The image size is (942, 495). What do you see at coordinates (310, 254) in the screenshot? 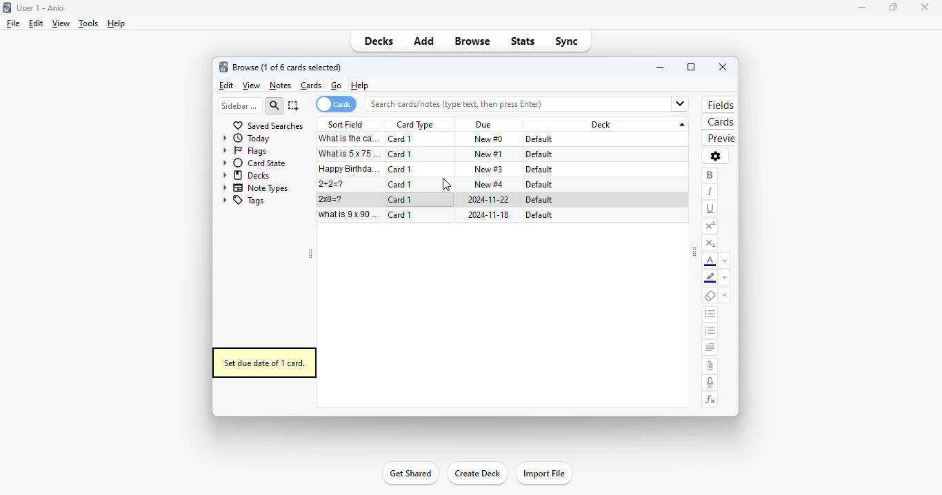
I see `toggle sidebar` at bounding box center [310, 254].